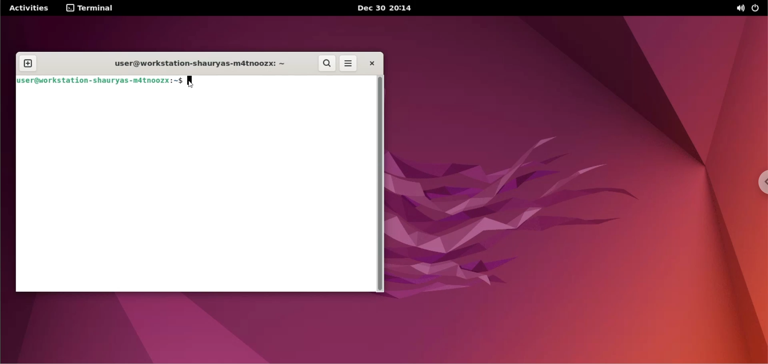 This screenshot has width=768, height=364. What do you see at coordinates (191, 82) in the screenshot?
I see `cursor` at bounding box center [191, 82].